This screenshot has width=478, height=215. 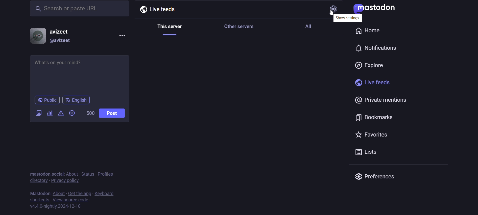 I want to click on search, so click(x=78, y=10).